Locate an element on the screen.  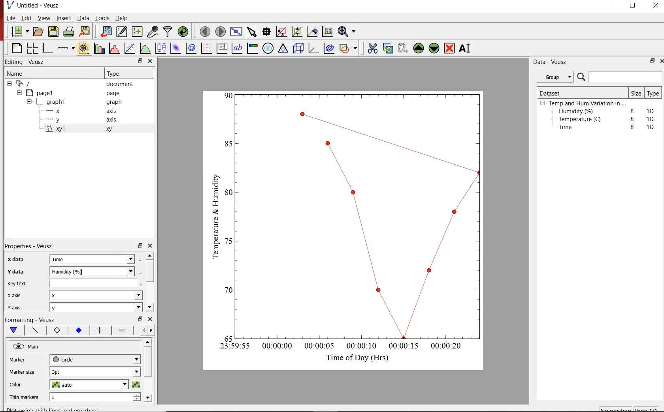
increase is located at coordinates (136, 395).